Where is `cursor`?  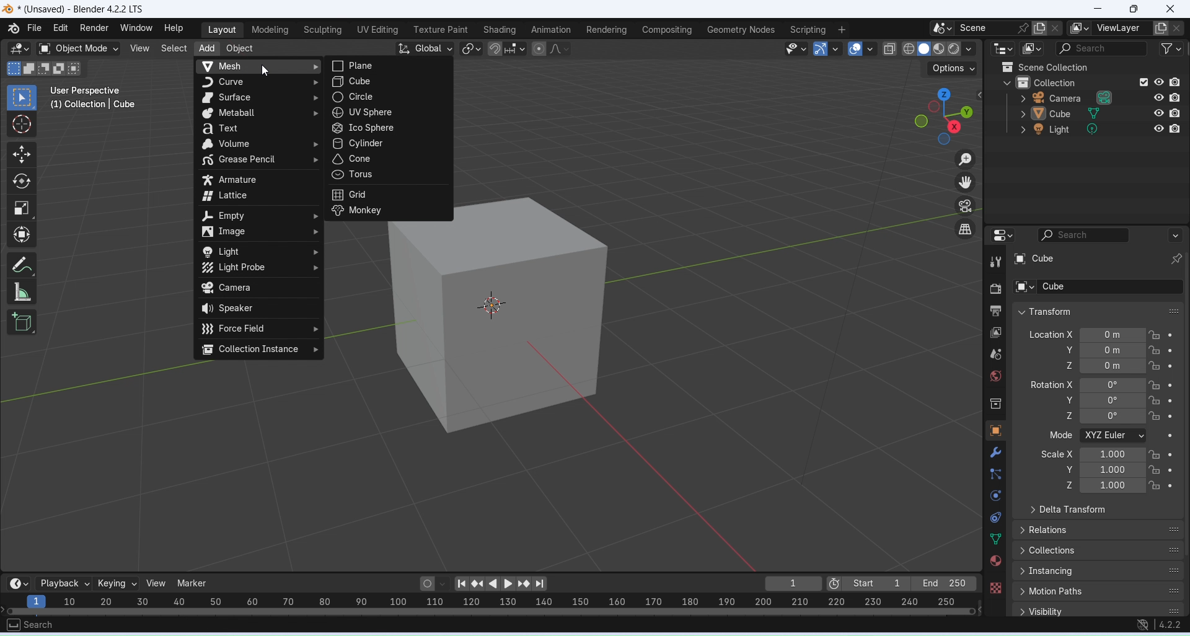 cursor is located at coordinates (497, 307).